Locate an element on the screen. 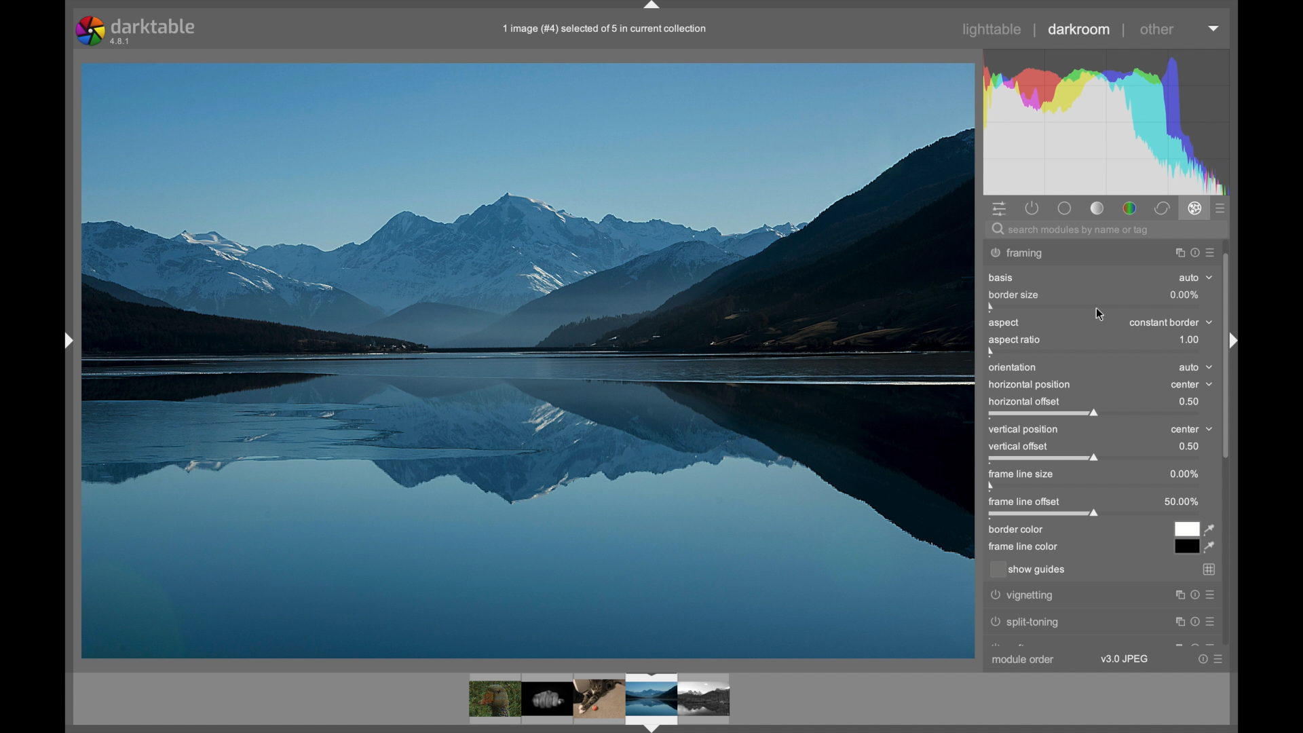 This screenshot has width=1303, height=733. histogram is located at coordinates (1107, 121).